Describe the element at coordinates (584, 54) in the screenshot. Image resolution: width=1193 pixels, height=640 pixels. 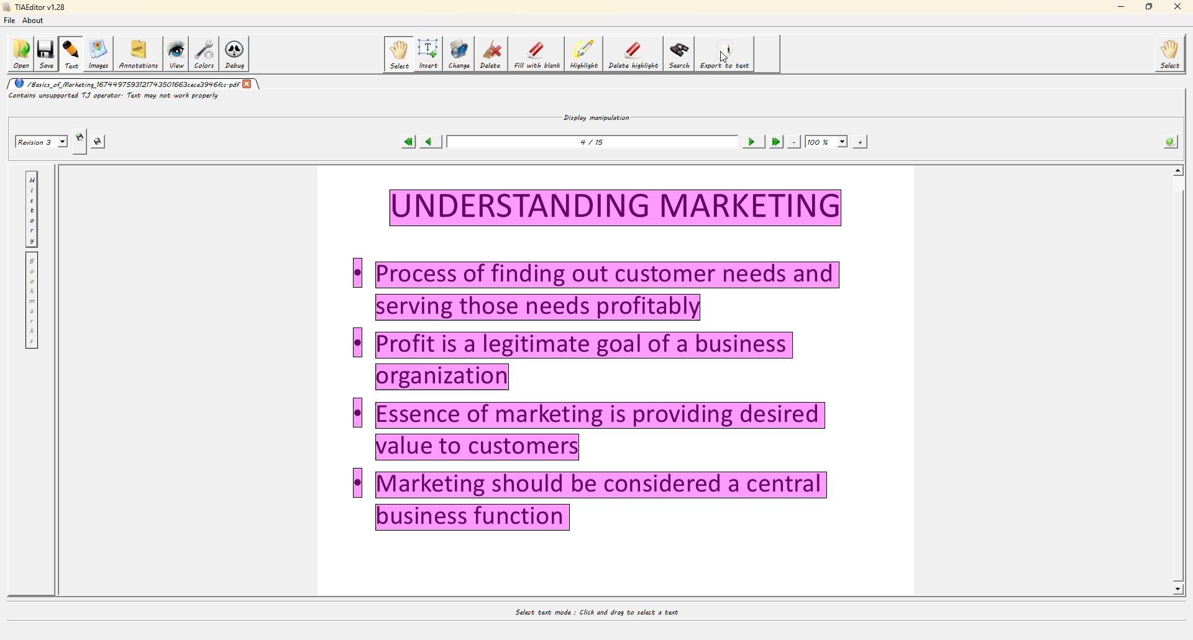
I see `highlight` at that location.